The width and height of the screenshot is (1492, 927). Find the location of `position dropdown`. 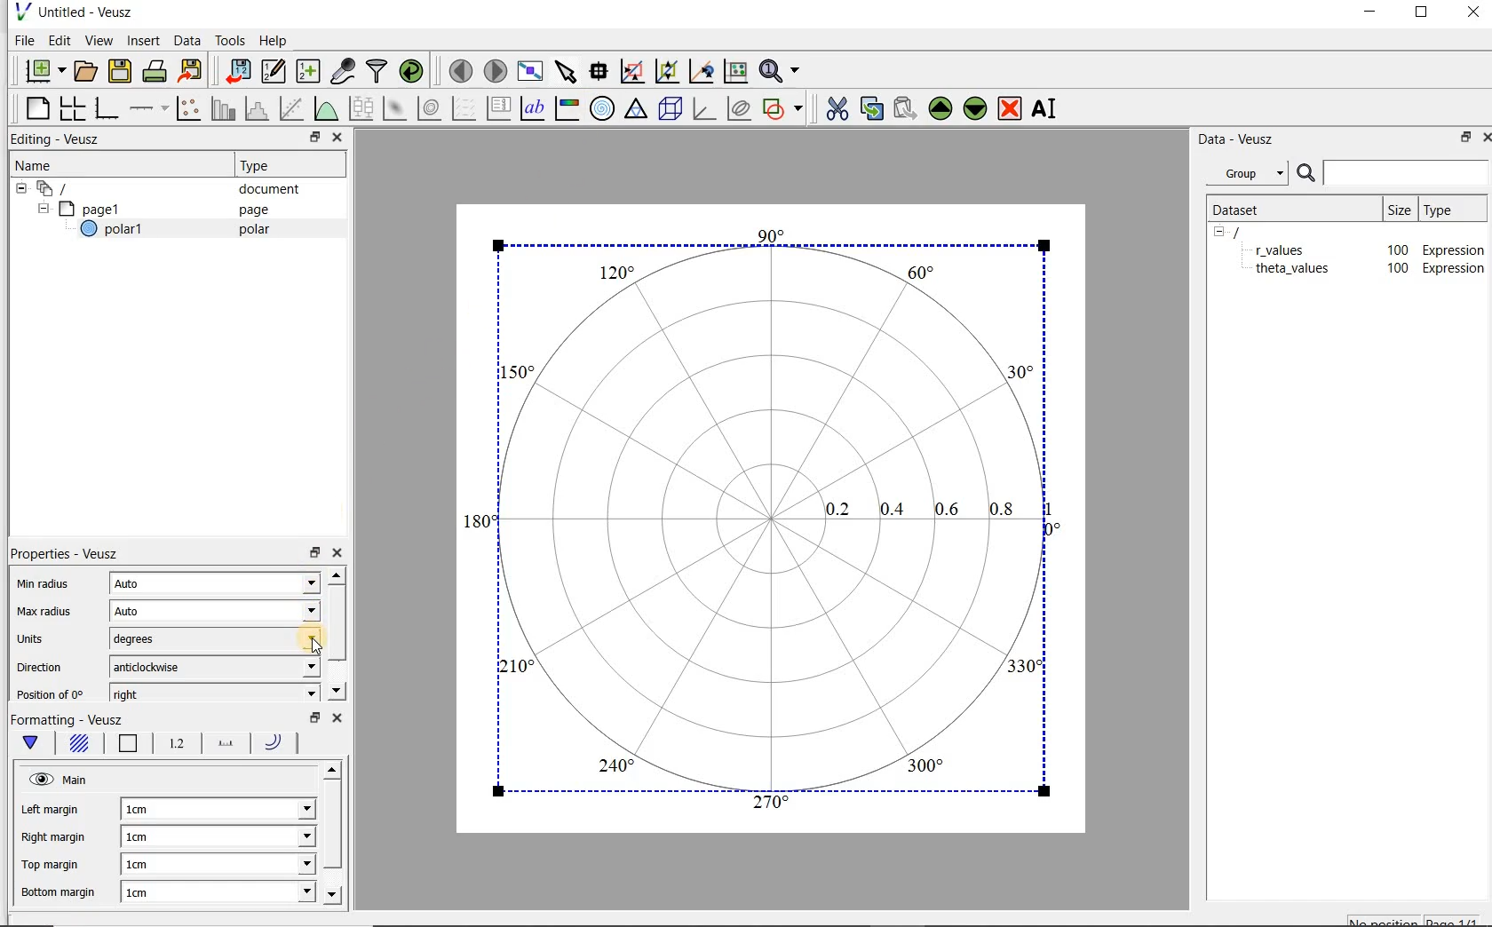

position dropdown is located at coordinates (283, 692).